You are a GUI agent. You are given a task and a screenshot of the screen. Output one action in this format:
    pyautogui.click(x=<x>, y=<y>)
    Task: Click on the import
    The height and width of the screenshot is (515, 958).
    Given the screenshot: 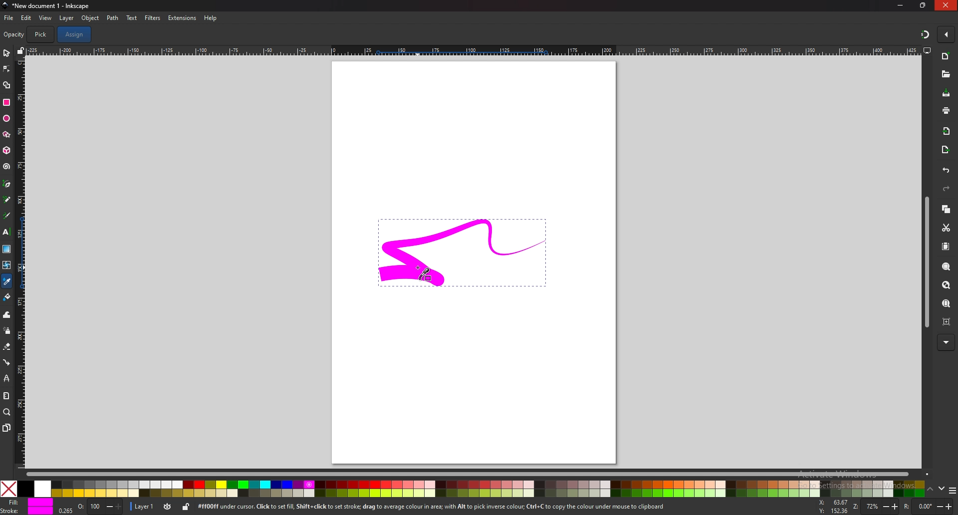 What is the action you would take?
    pyautogui.click(x=947, y=131)
    